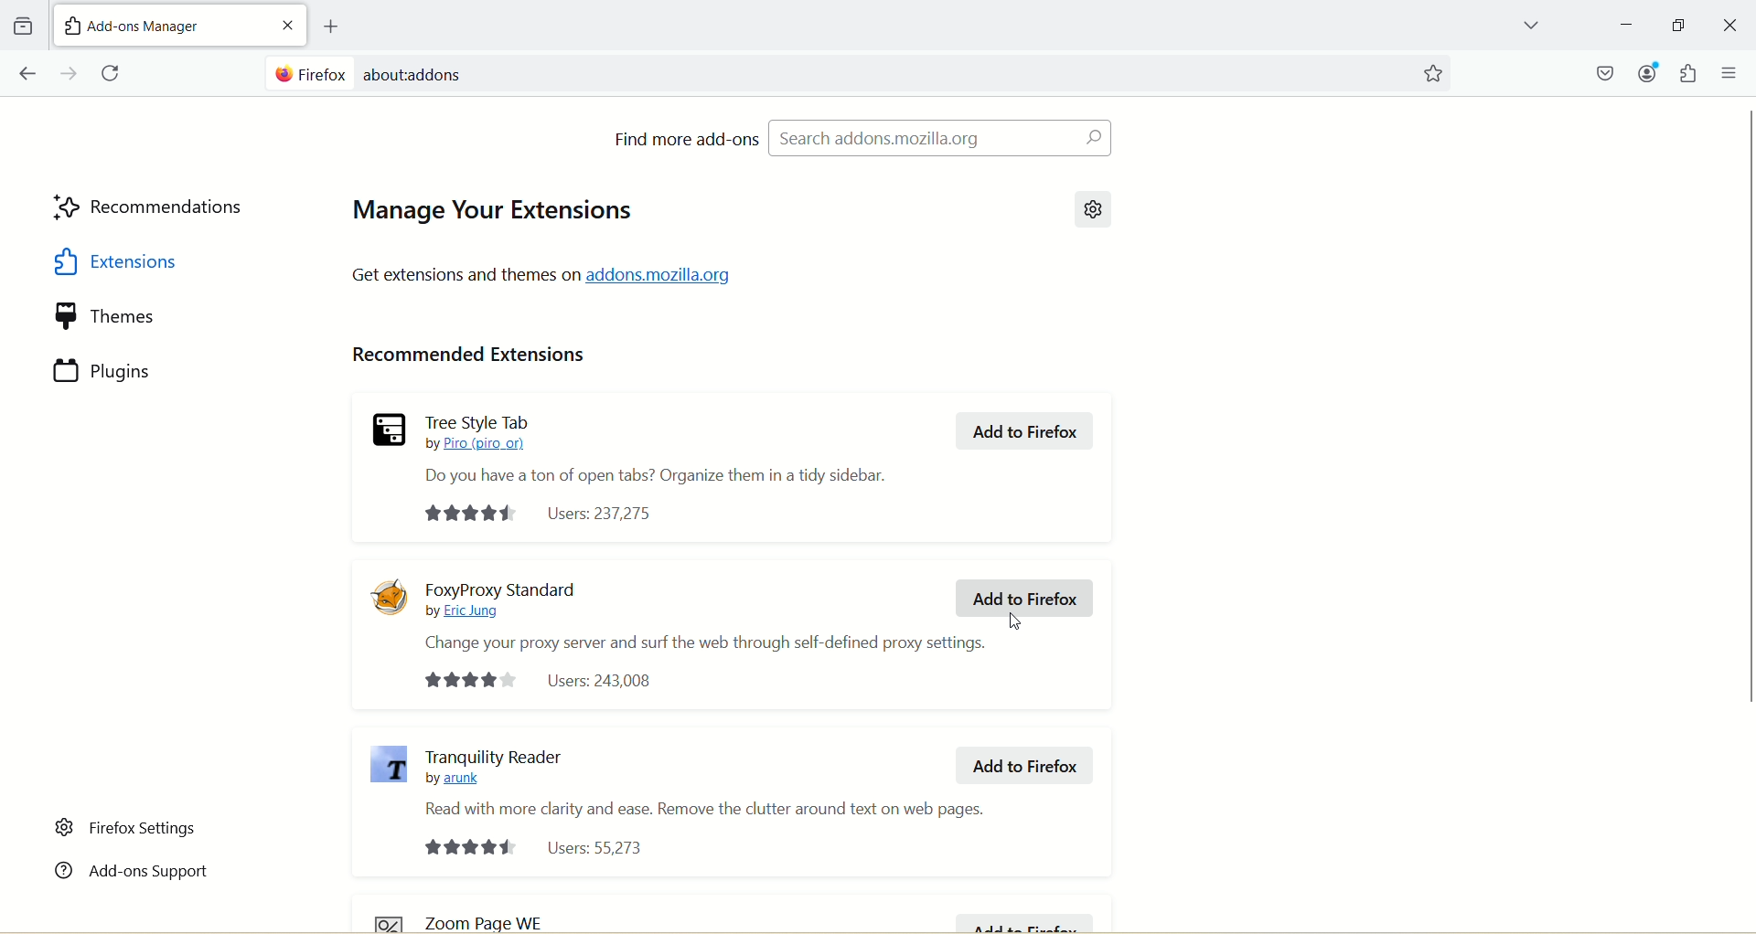 The image size is (1756, 934). What do you see at coordinates (155, 317) in the screenshot?
I see `Theme` at bounding box center [155, 317].